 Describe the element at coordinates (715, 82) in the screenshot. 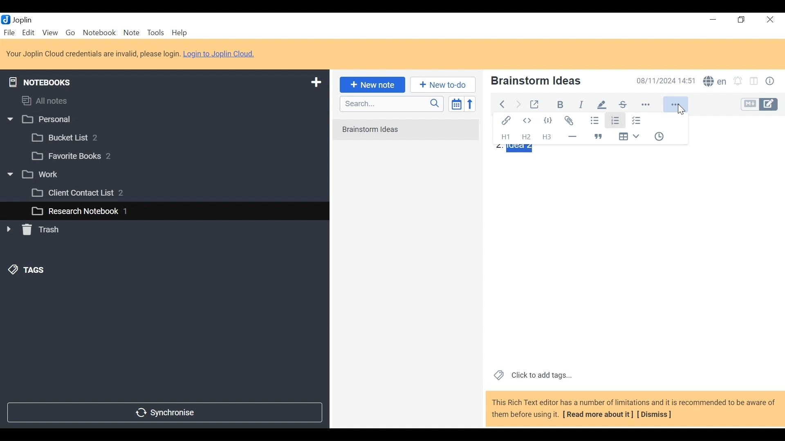

I see `Spell Checker` at that location.